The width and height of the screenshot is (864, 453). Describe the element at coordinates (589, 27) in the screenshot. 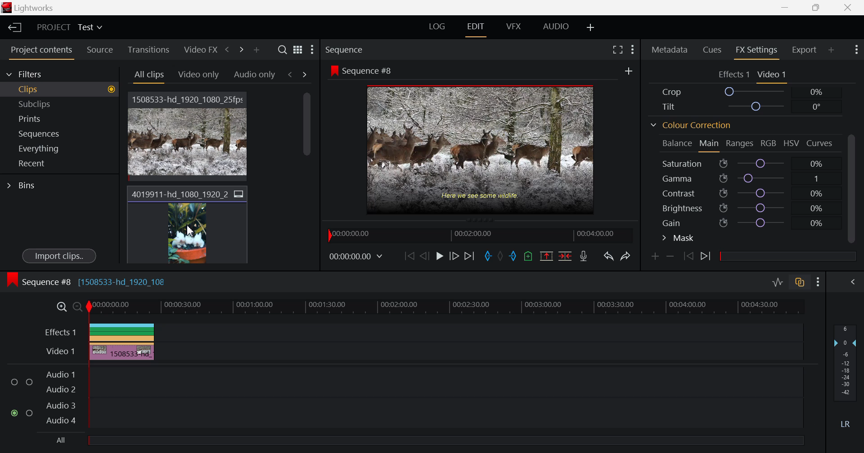

I see `Add Layout` at that location.